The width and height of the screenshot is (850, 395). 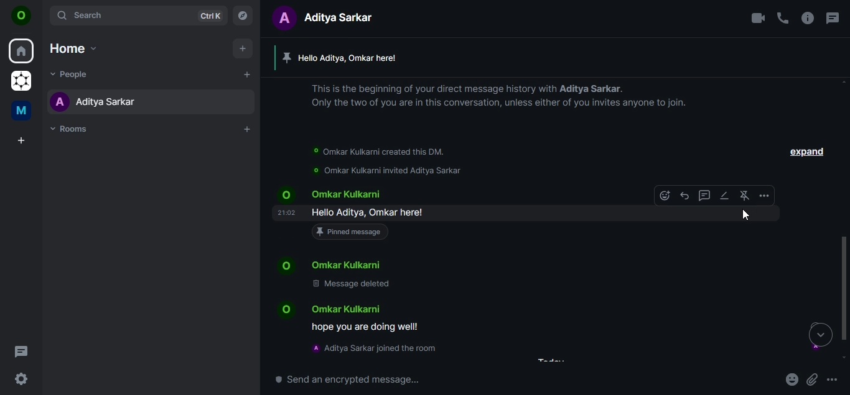 What do you see at coordinates (758, 18) in the screenshot?
I see `video call` at bounding box center [758, 18].